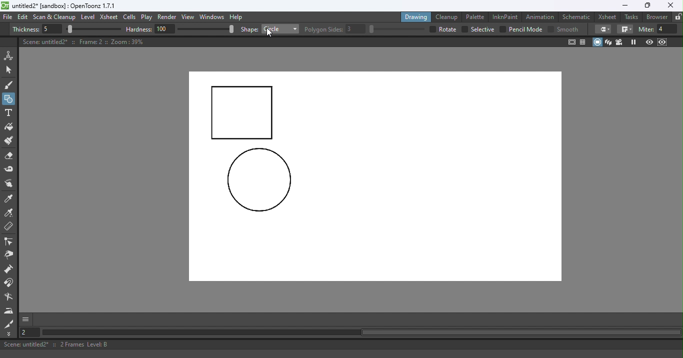 This screenshot has width=683, height=358. Describe the element at coordinates (165, 28) in the screenshot. I see `100` at that location.